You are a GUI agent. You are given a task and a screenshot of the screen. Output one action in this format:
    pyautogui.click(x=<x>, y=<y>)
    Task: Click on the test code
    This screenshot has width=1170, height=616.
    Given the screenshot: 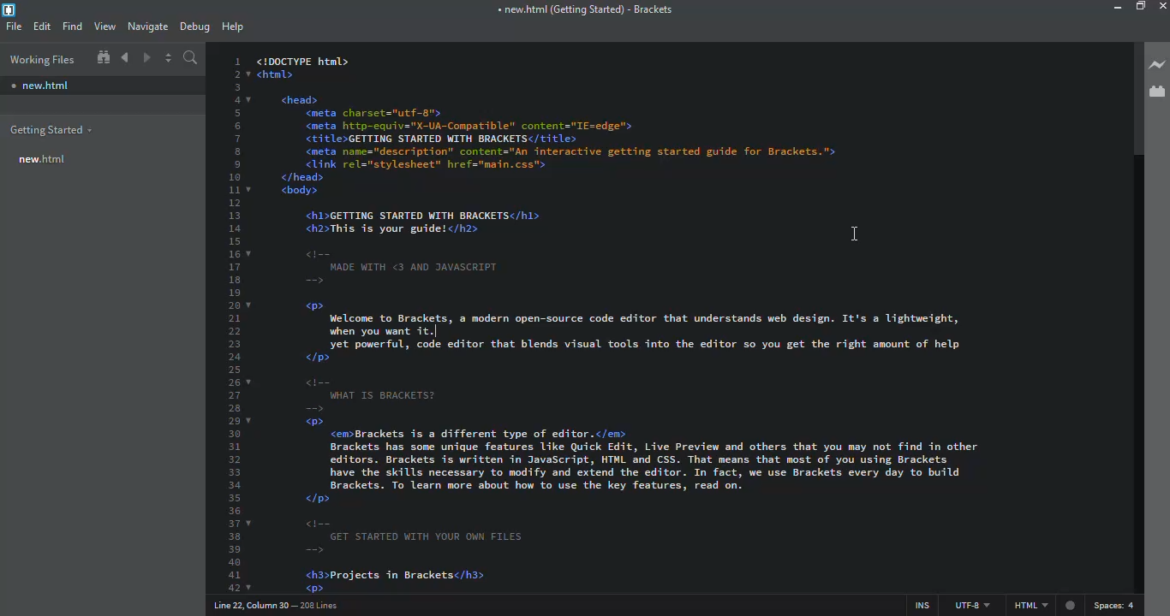 What is the action you would take?
    pyautogui.click(x=682, y=128)
    